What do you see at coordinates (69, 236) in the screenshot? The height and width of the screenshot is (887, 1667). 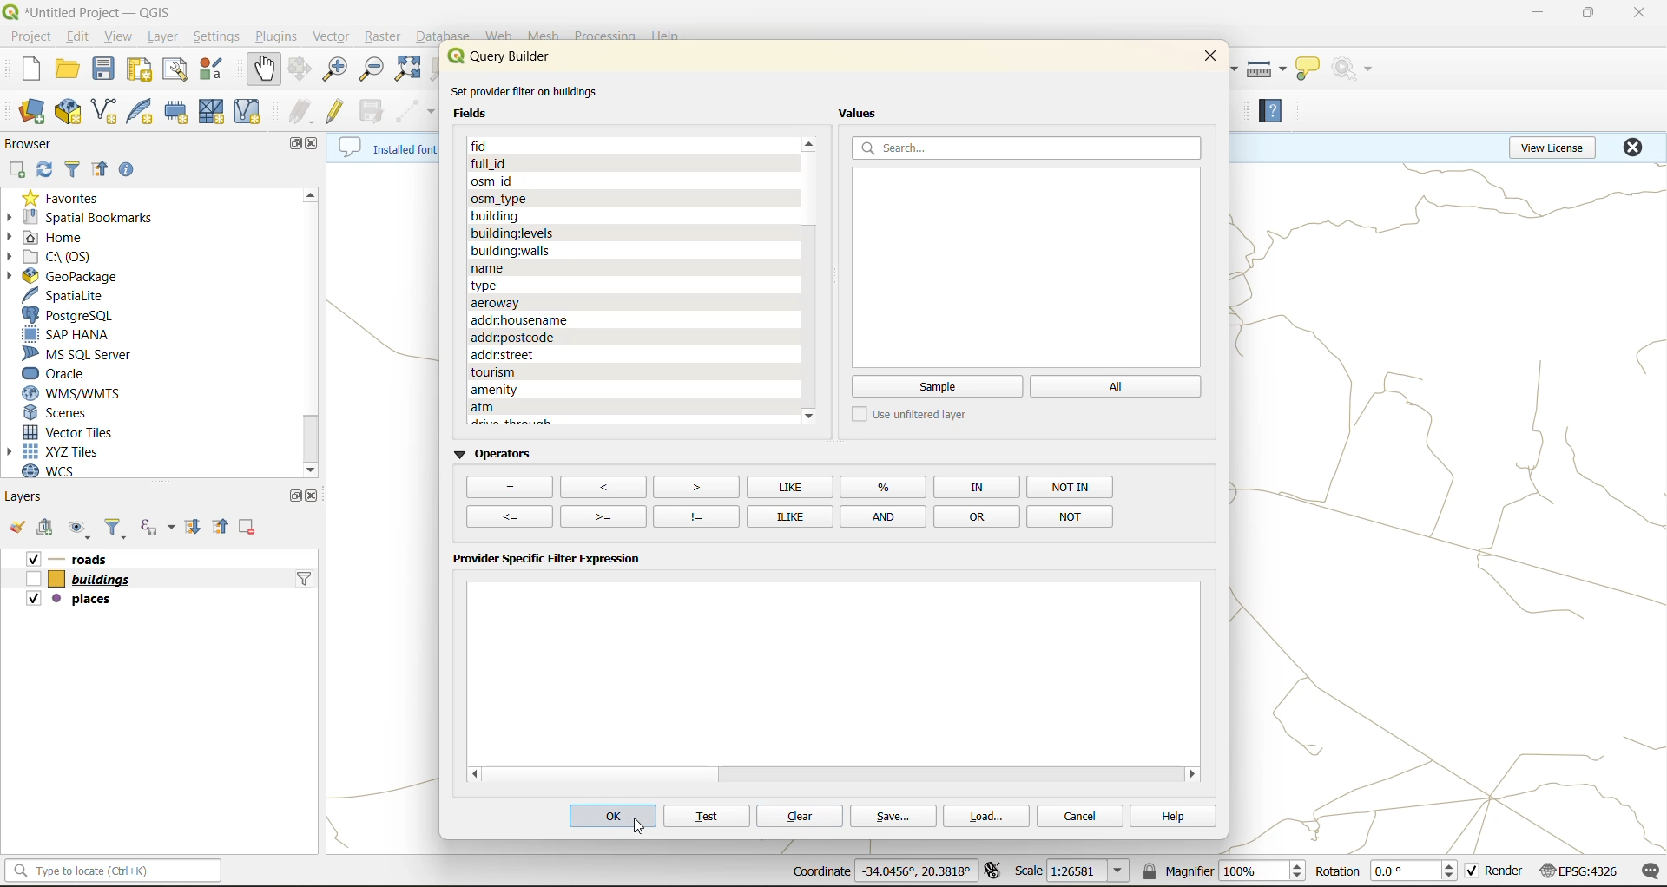 I see `home` at bounding box center [69, 236].